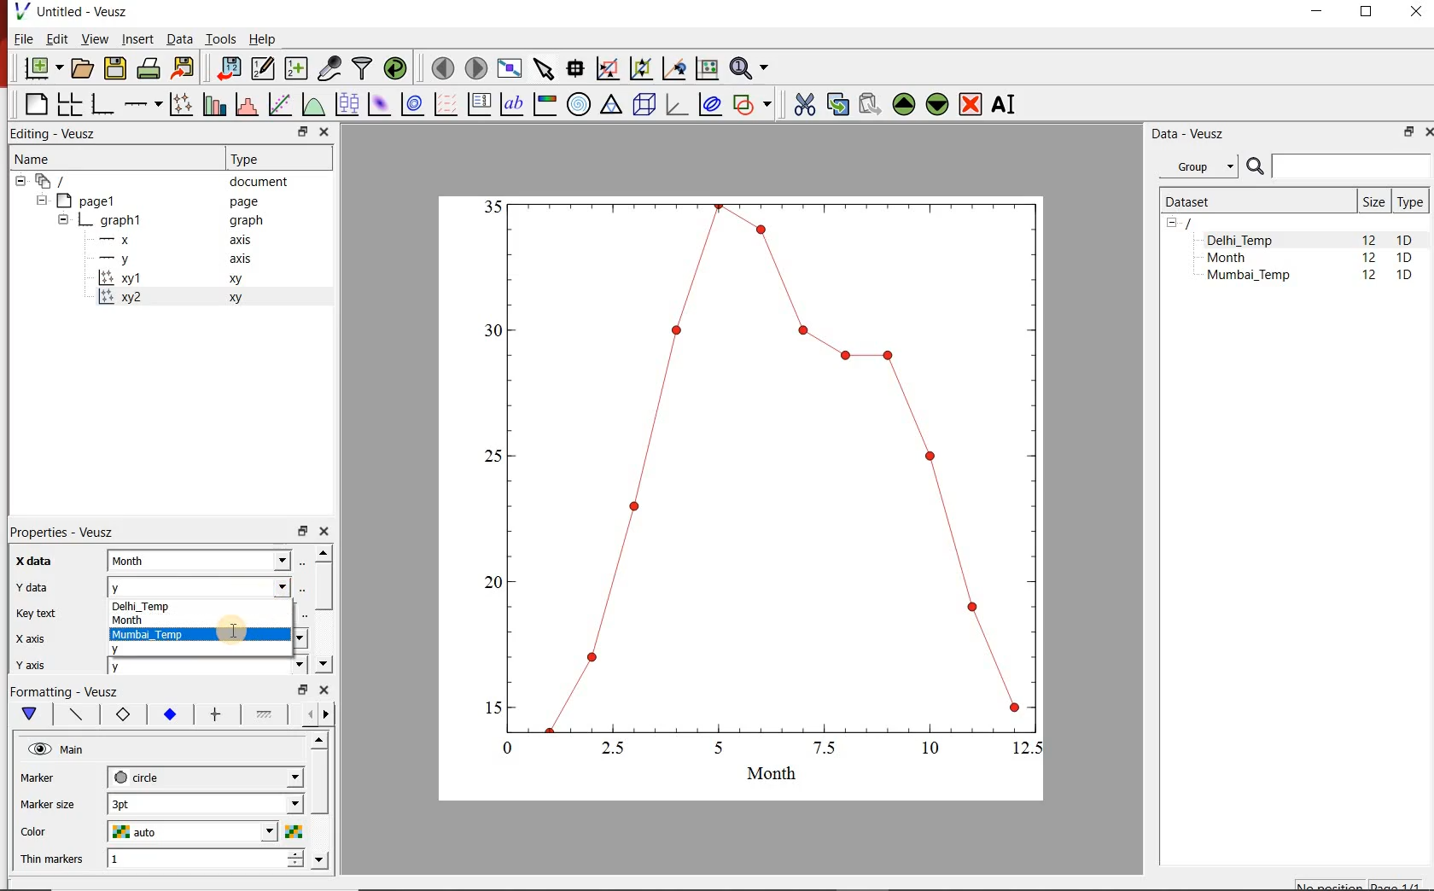 This screenshot has height=891, width=1434. I want to click on 1D, so click(1404, 277).